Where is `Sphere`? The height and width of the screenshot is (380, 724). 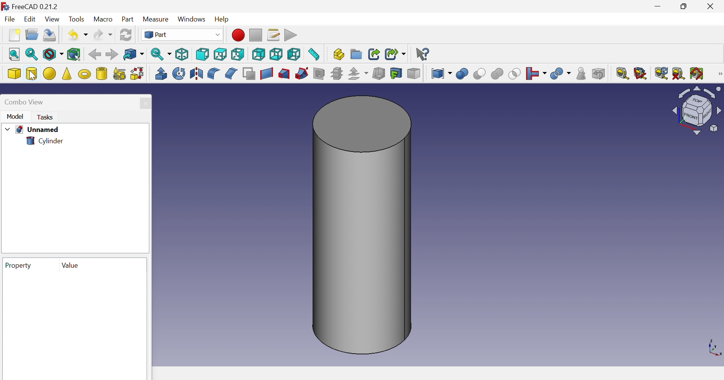 Sphere is located at coordinates (50, 74).